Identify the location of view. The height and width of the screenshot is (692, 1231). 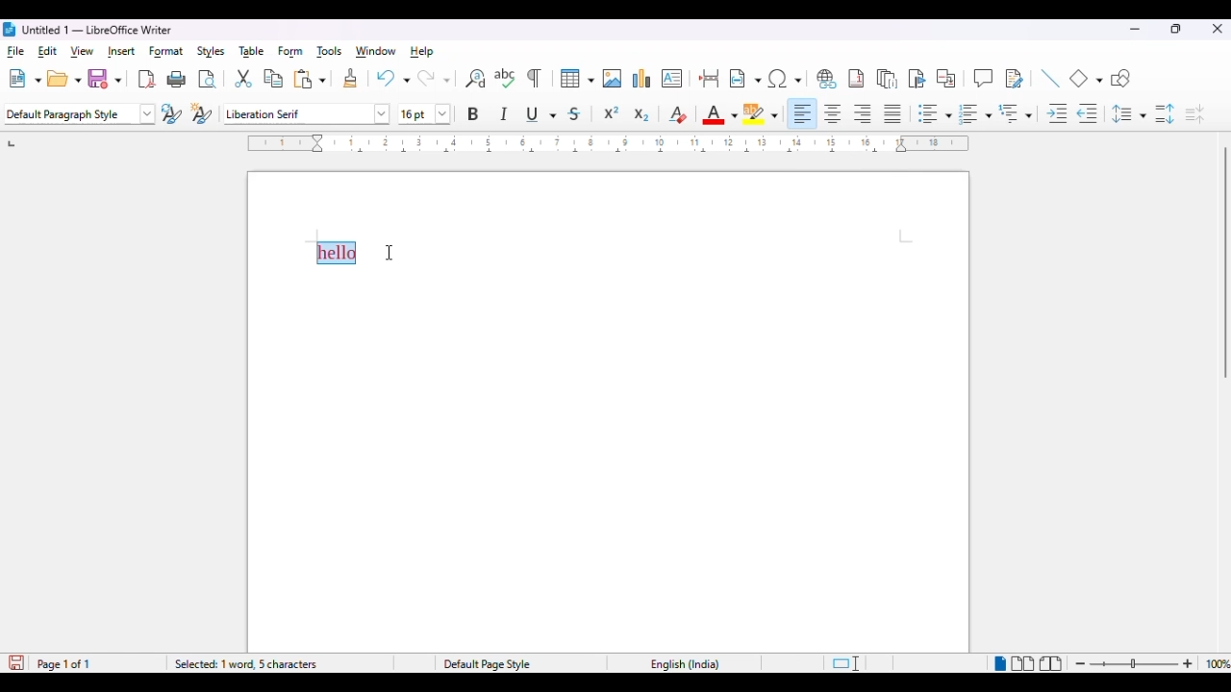
(83, 51).